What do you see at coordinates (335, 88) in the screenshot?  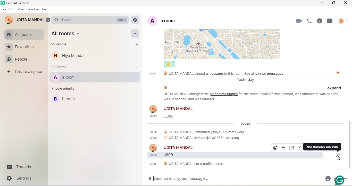 I see `Expand` at bounding box center [335, 88].